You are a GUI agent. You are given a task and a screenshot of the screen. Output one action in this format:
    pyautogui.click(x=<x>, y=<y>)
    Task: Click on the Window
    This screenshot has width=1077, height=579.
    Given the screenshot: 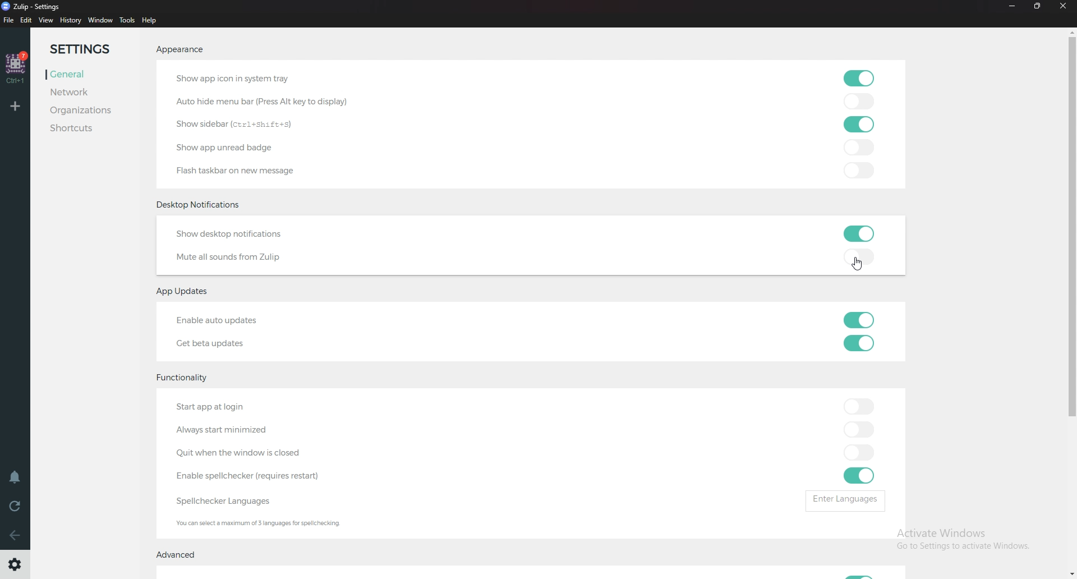 What is the action you would take?
    pyautogui.click(x=102, y=20)
    